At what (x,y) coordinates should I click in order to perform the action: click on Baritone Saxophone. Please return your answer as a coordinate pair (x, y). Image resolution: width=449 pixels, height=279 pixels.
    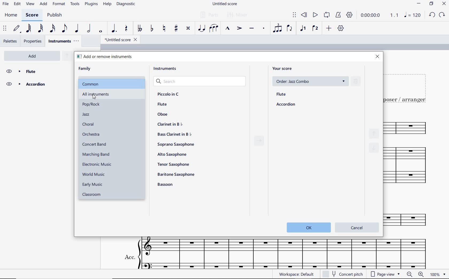
    Looking at the image, I should click on (176, 174).